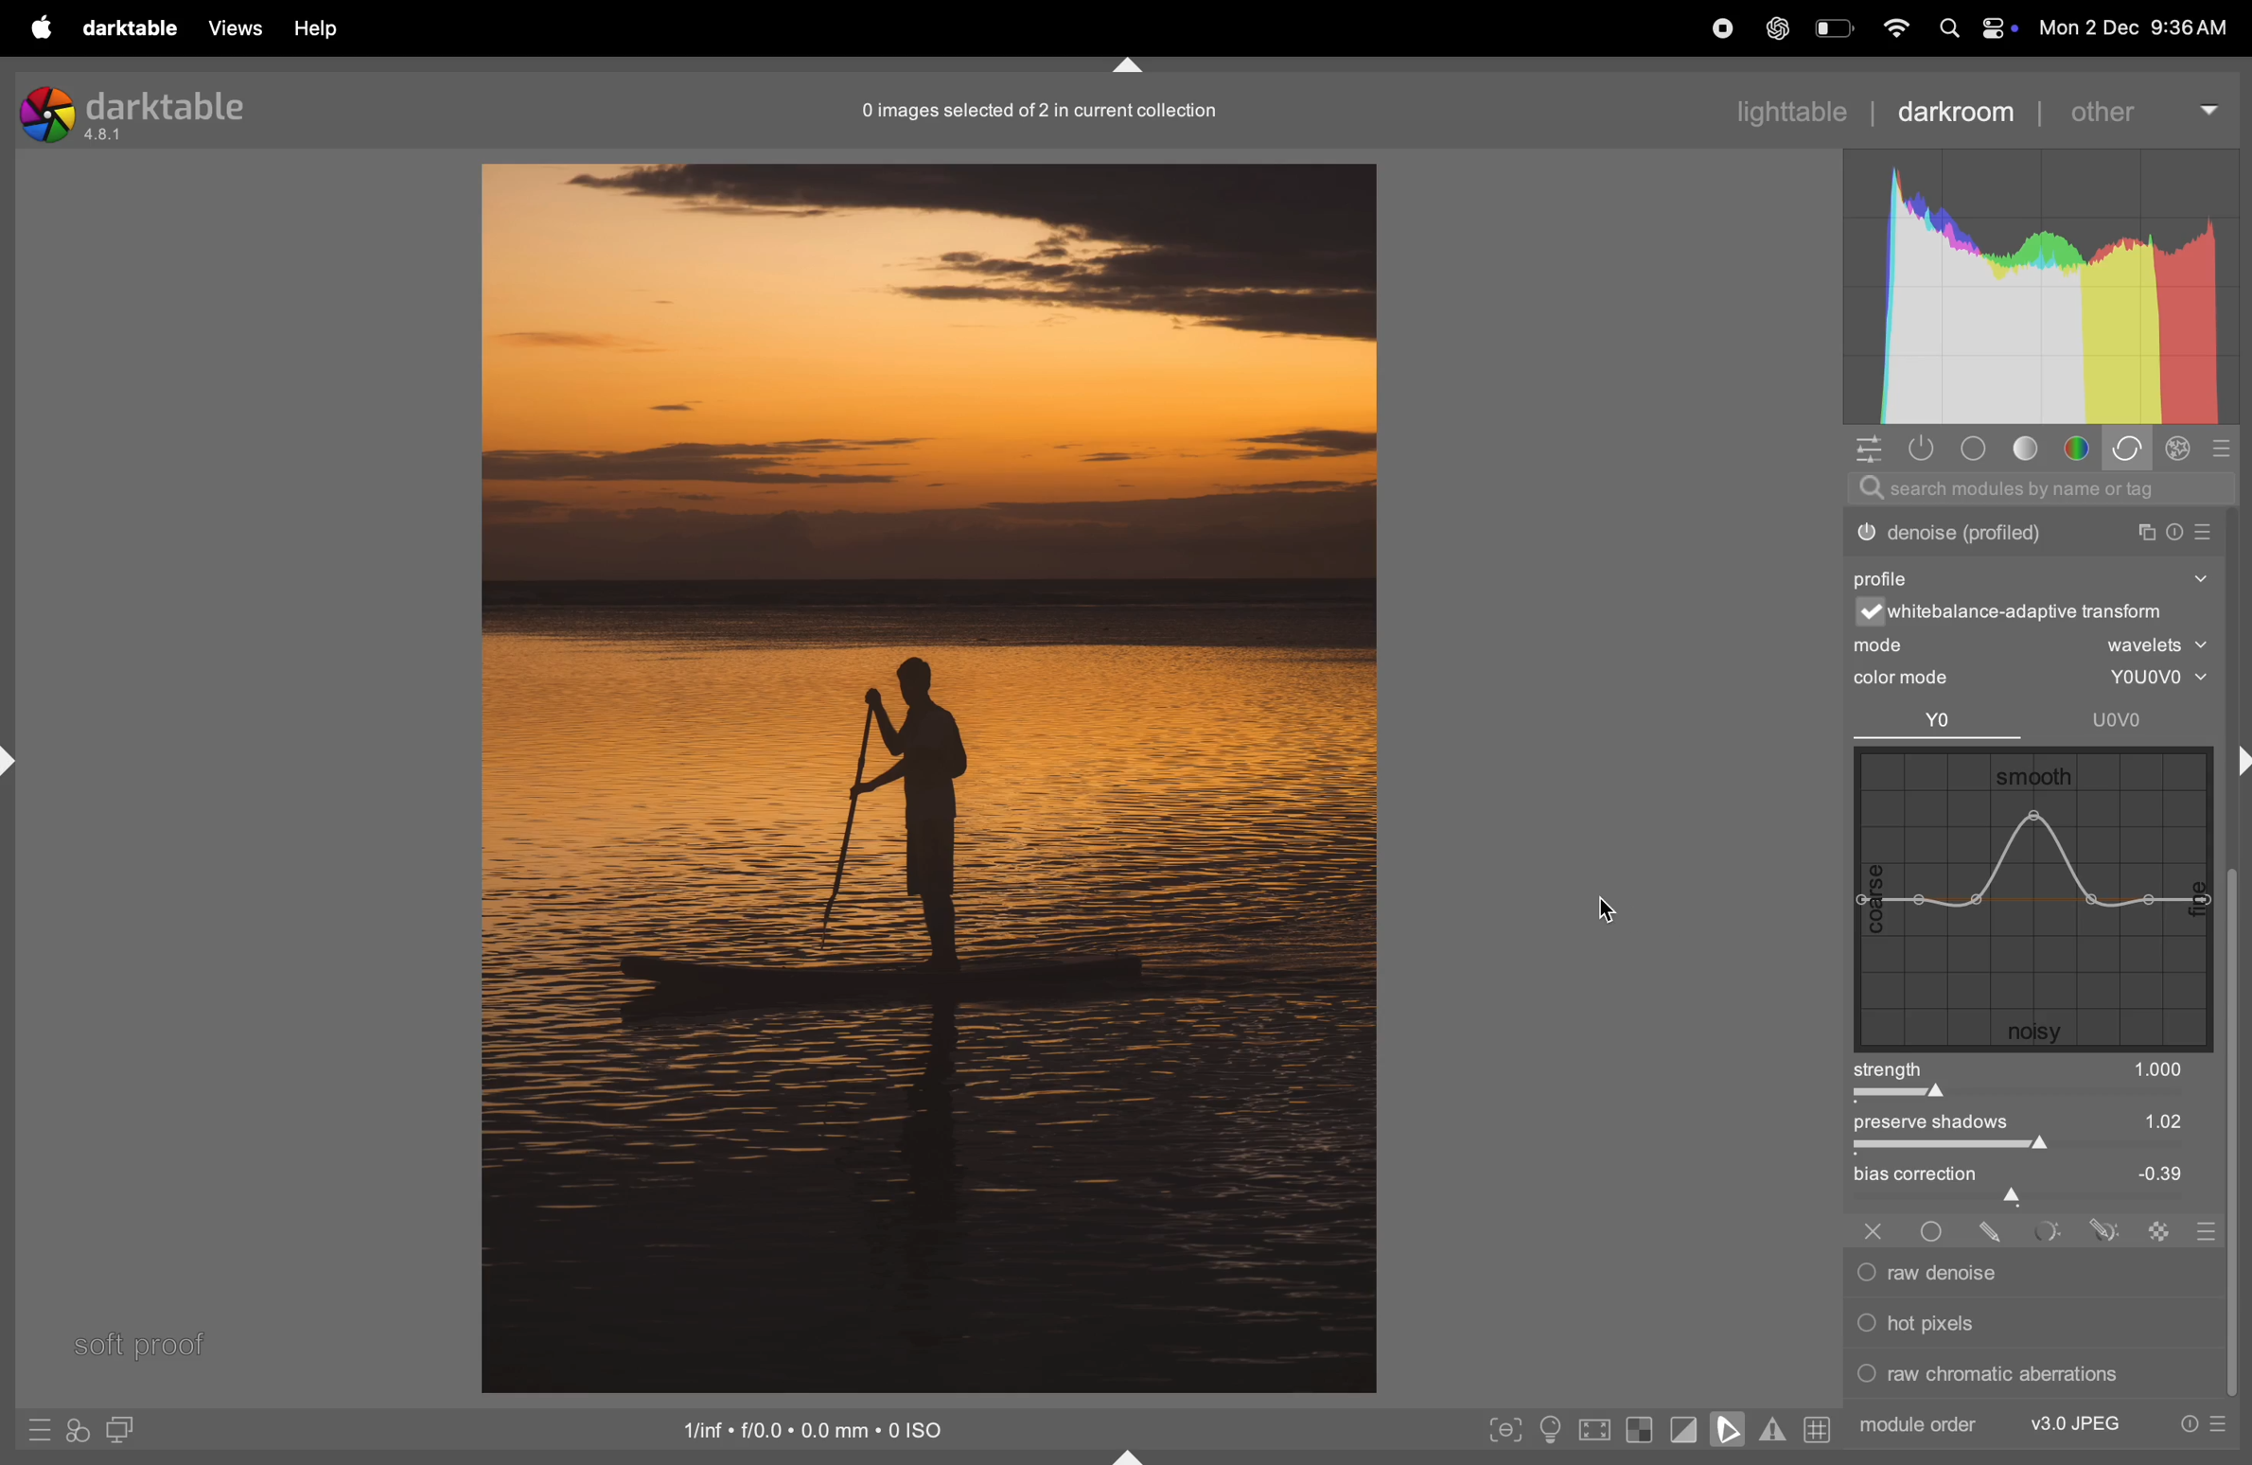 The width and height of the screenshot is (2252, 1465). I want to click on search, so click(2044, 489).